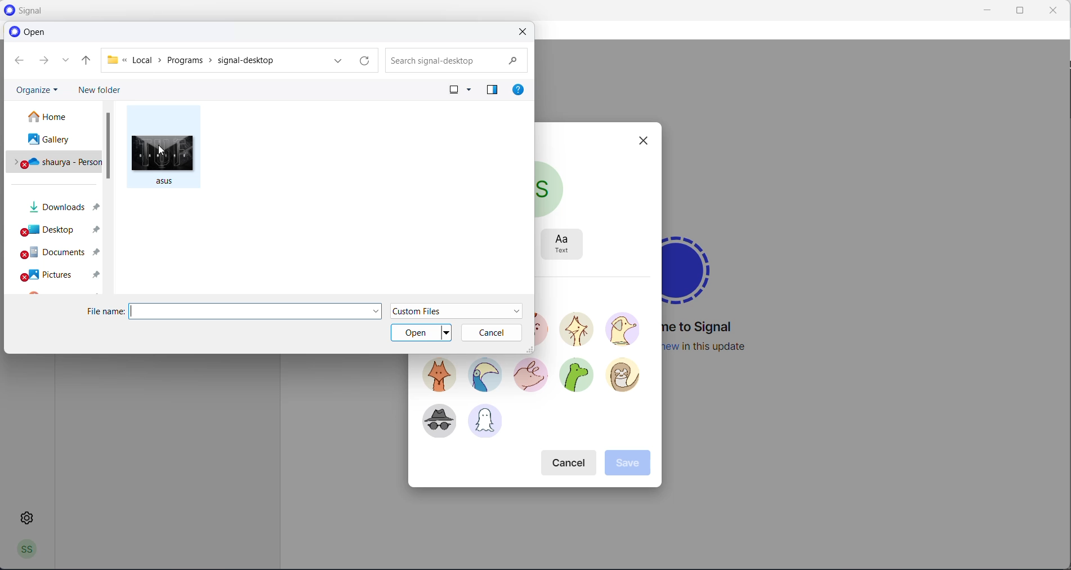  What do you see at coordinates (105, 312) in the screenshot?
I see `file name heading` at bounding box center [105, 312].